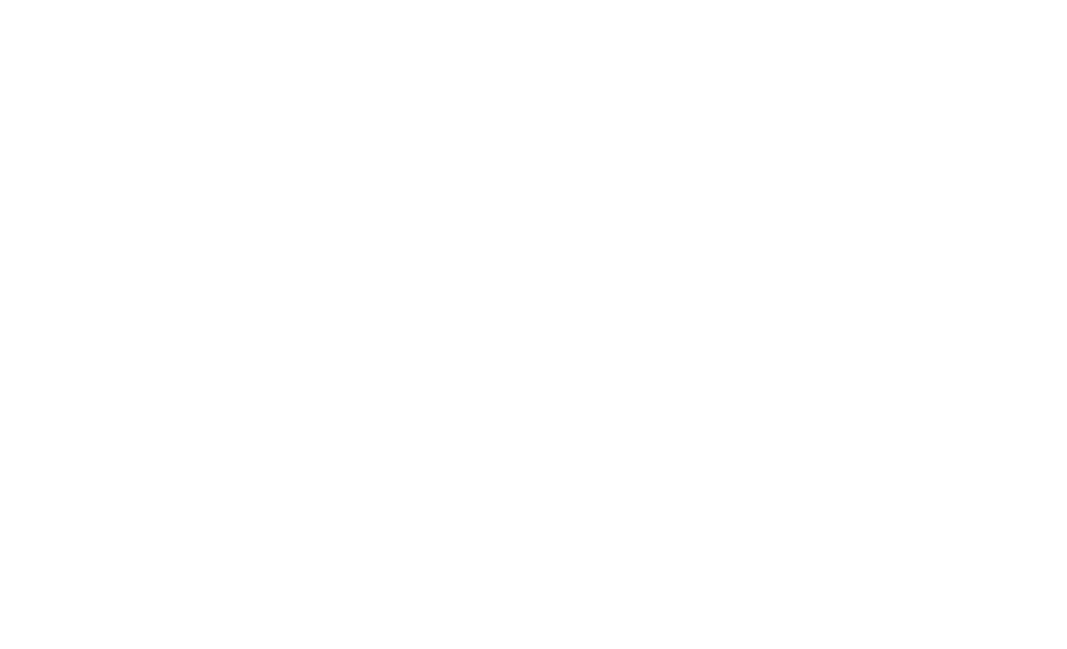  I want to click on Controls, so click(968, 428).